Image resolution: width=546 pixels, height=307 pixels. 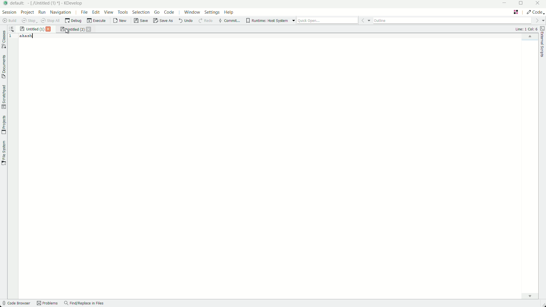 What do you see at coordinates (67, 32) in the screenshot?
I see `Cursor` at bounding box center [67, 32].